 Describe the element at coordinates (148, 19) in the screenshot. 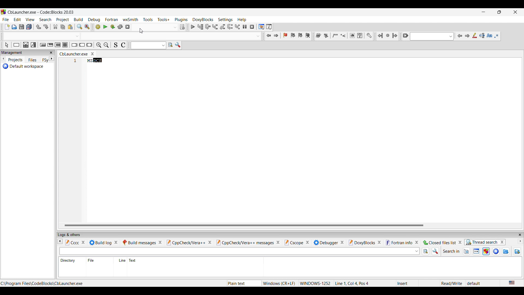

I see `Tools menu` at that location.